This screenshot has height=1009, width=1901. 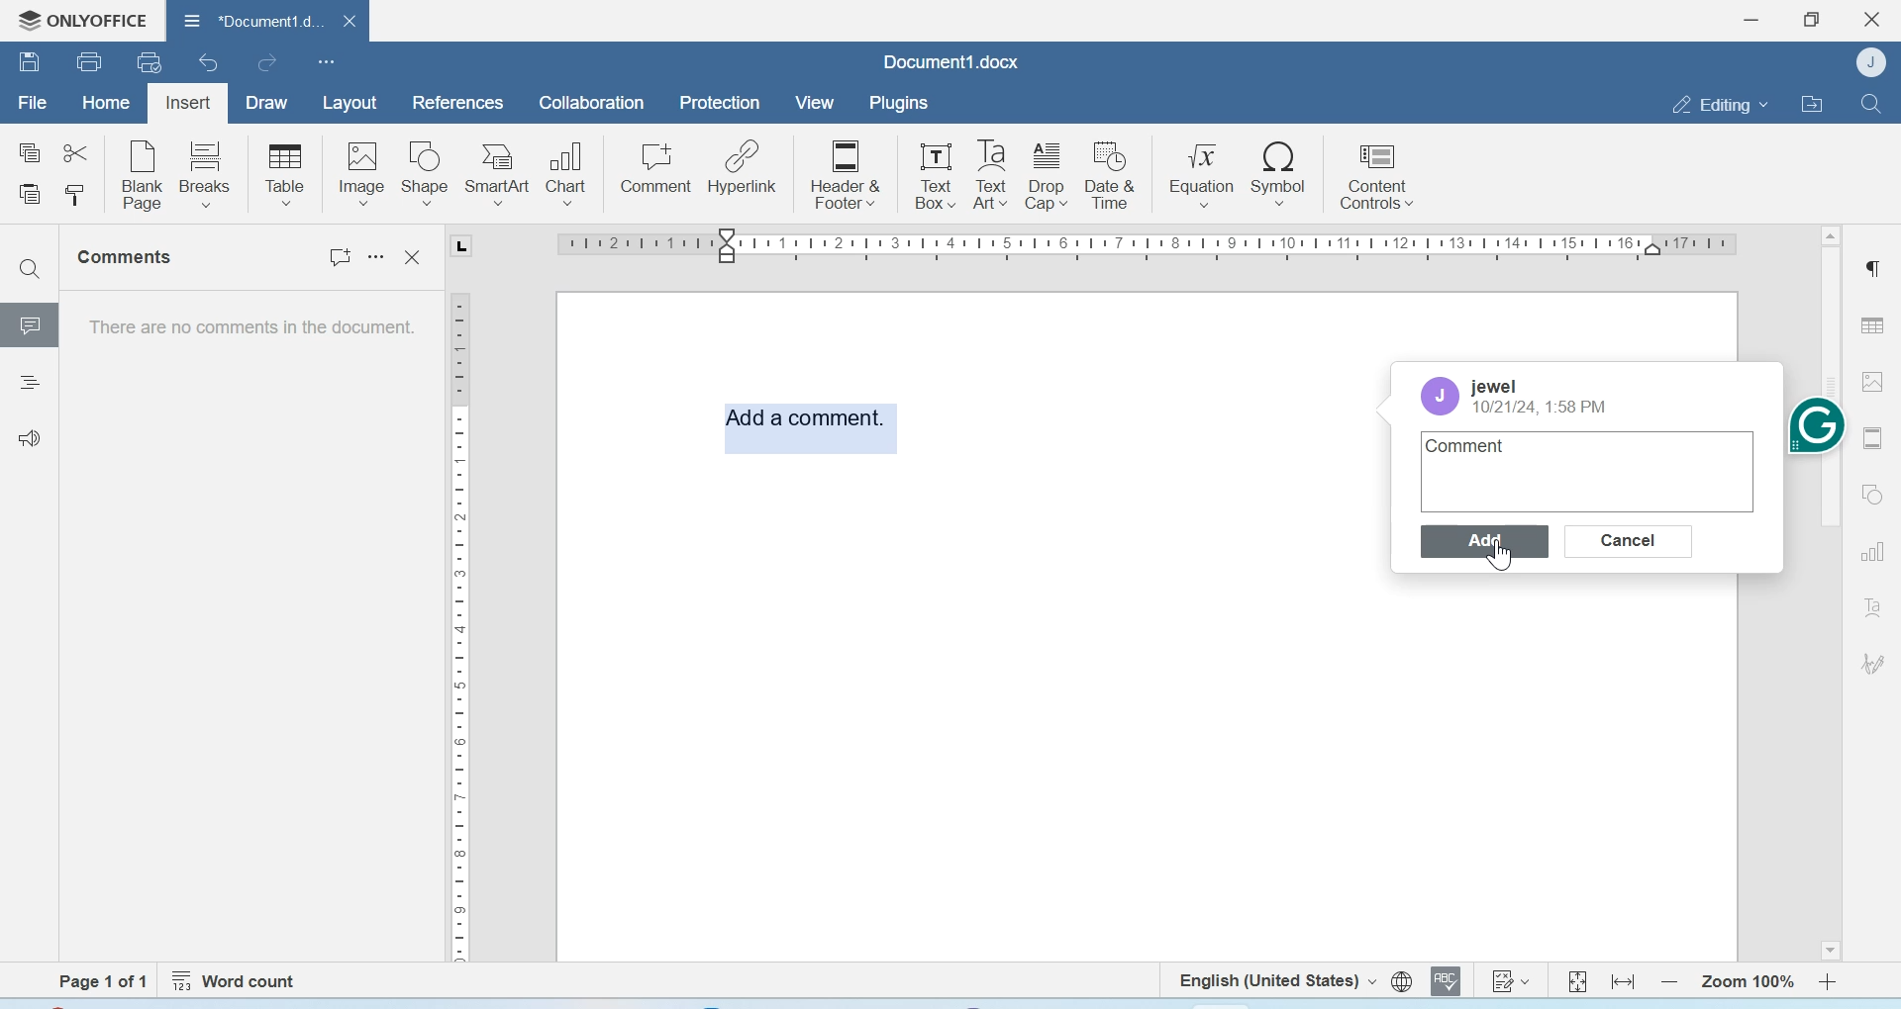 What do you see at coordinates (327, 61) in the screenshot?
I see `customize quick access toolbar` at bounding box center [327, 61].